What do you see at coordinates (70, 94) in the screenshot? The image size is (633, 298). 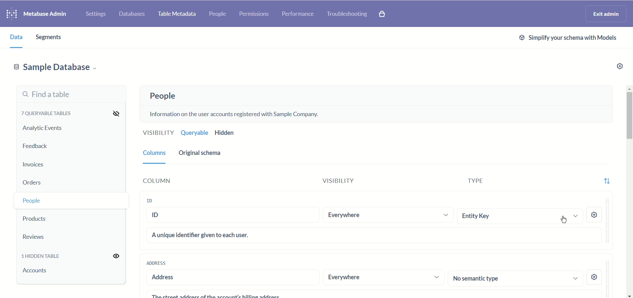 I see `Find a table` at bounding box center [70, 94].